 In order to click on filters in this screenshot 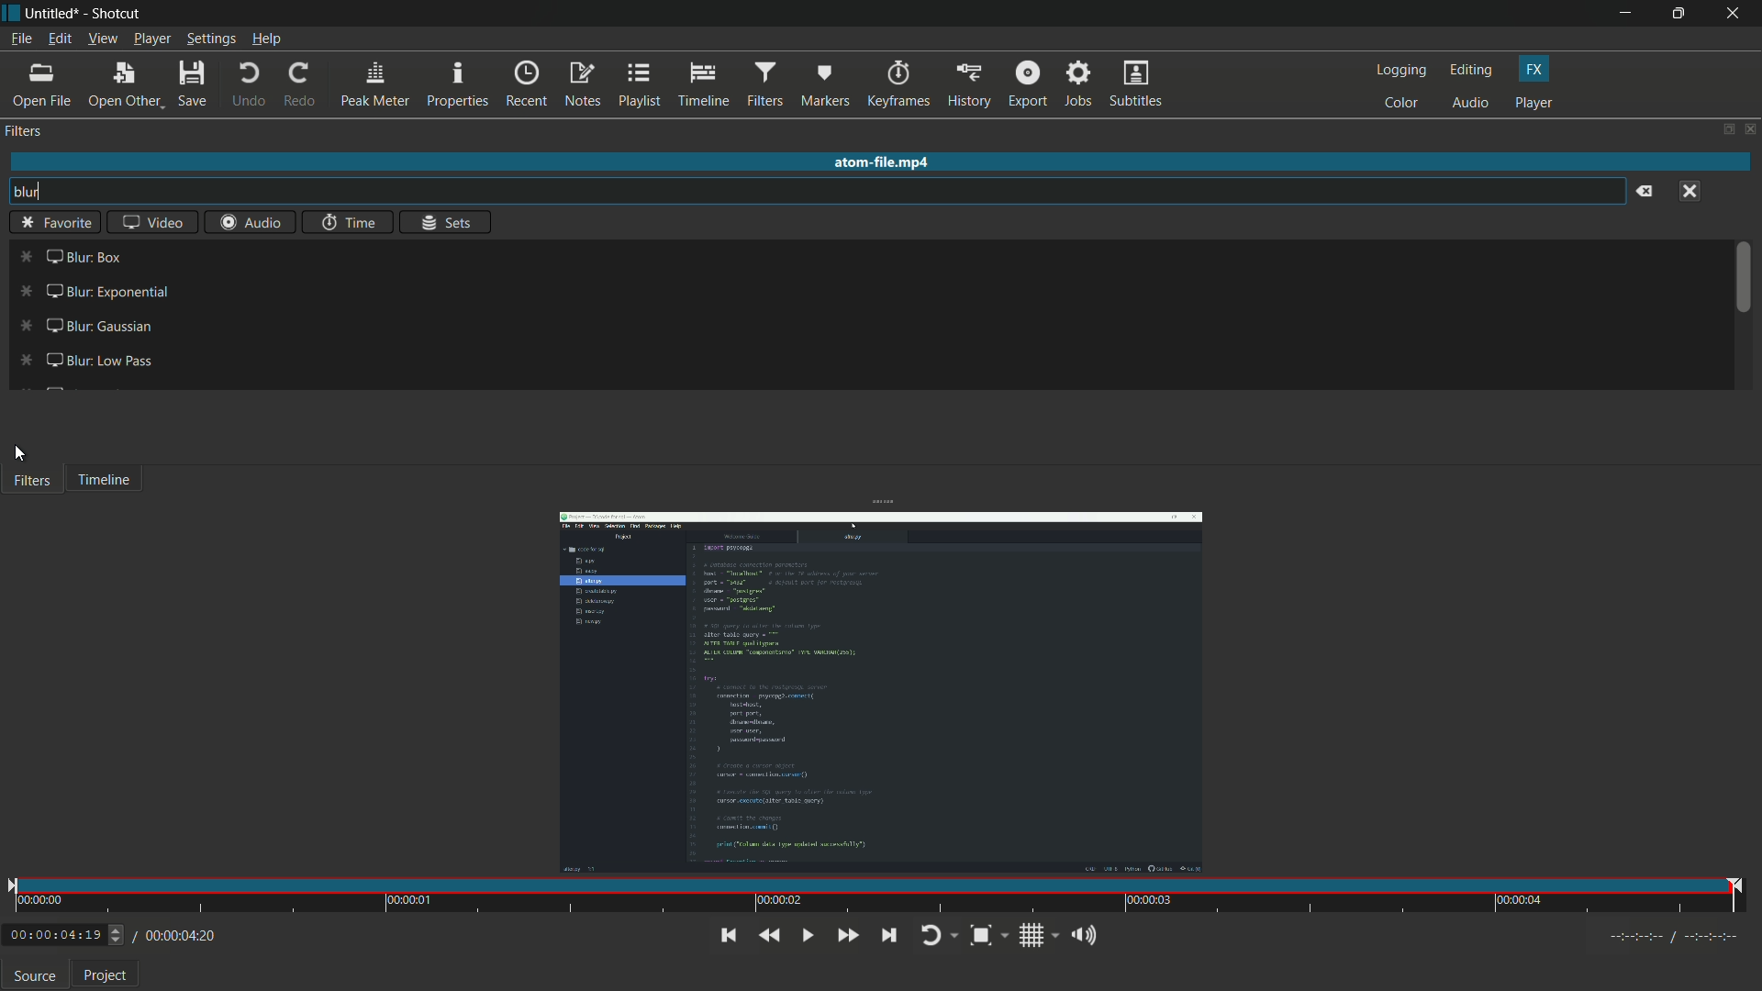, I will do `click(24, 132)`.